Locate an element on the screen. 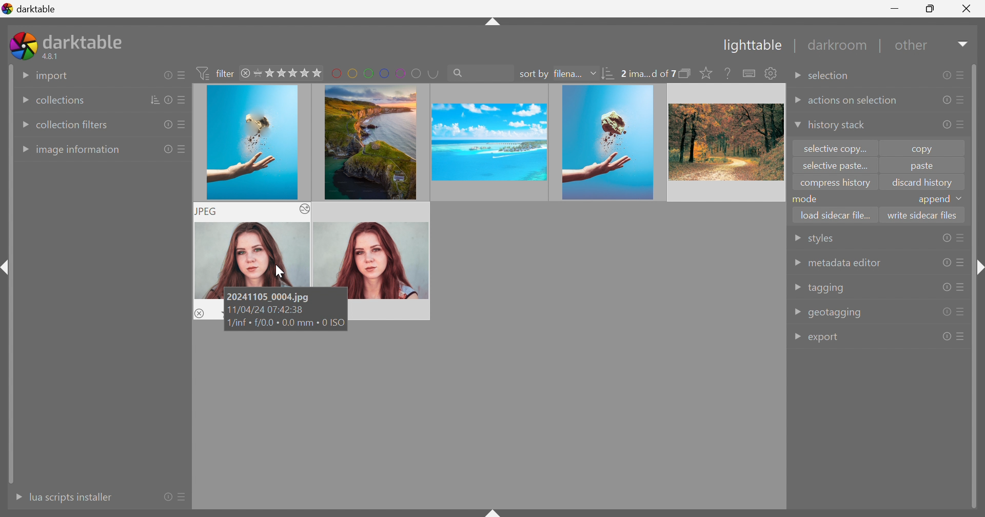 The image size is (985, 517). Drop Down is located at coordinates (964, 44).